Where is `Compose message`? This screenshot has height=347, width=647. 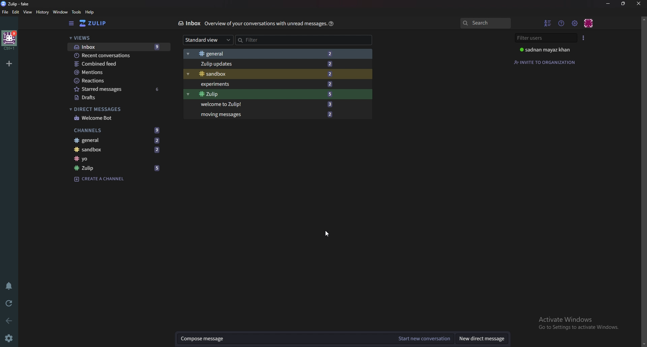 Compose message is located at coordinates (284, 339).